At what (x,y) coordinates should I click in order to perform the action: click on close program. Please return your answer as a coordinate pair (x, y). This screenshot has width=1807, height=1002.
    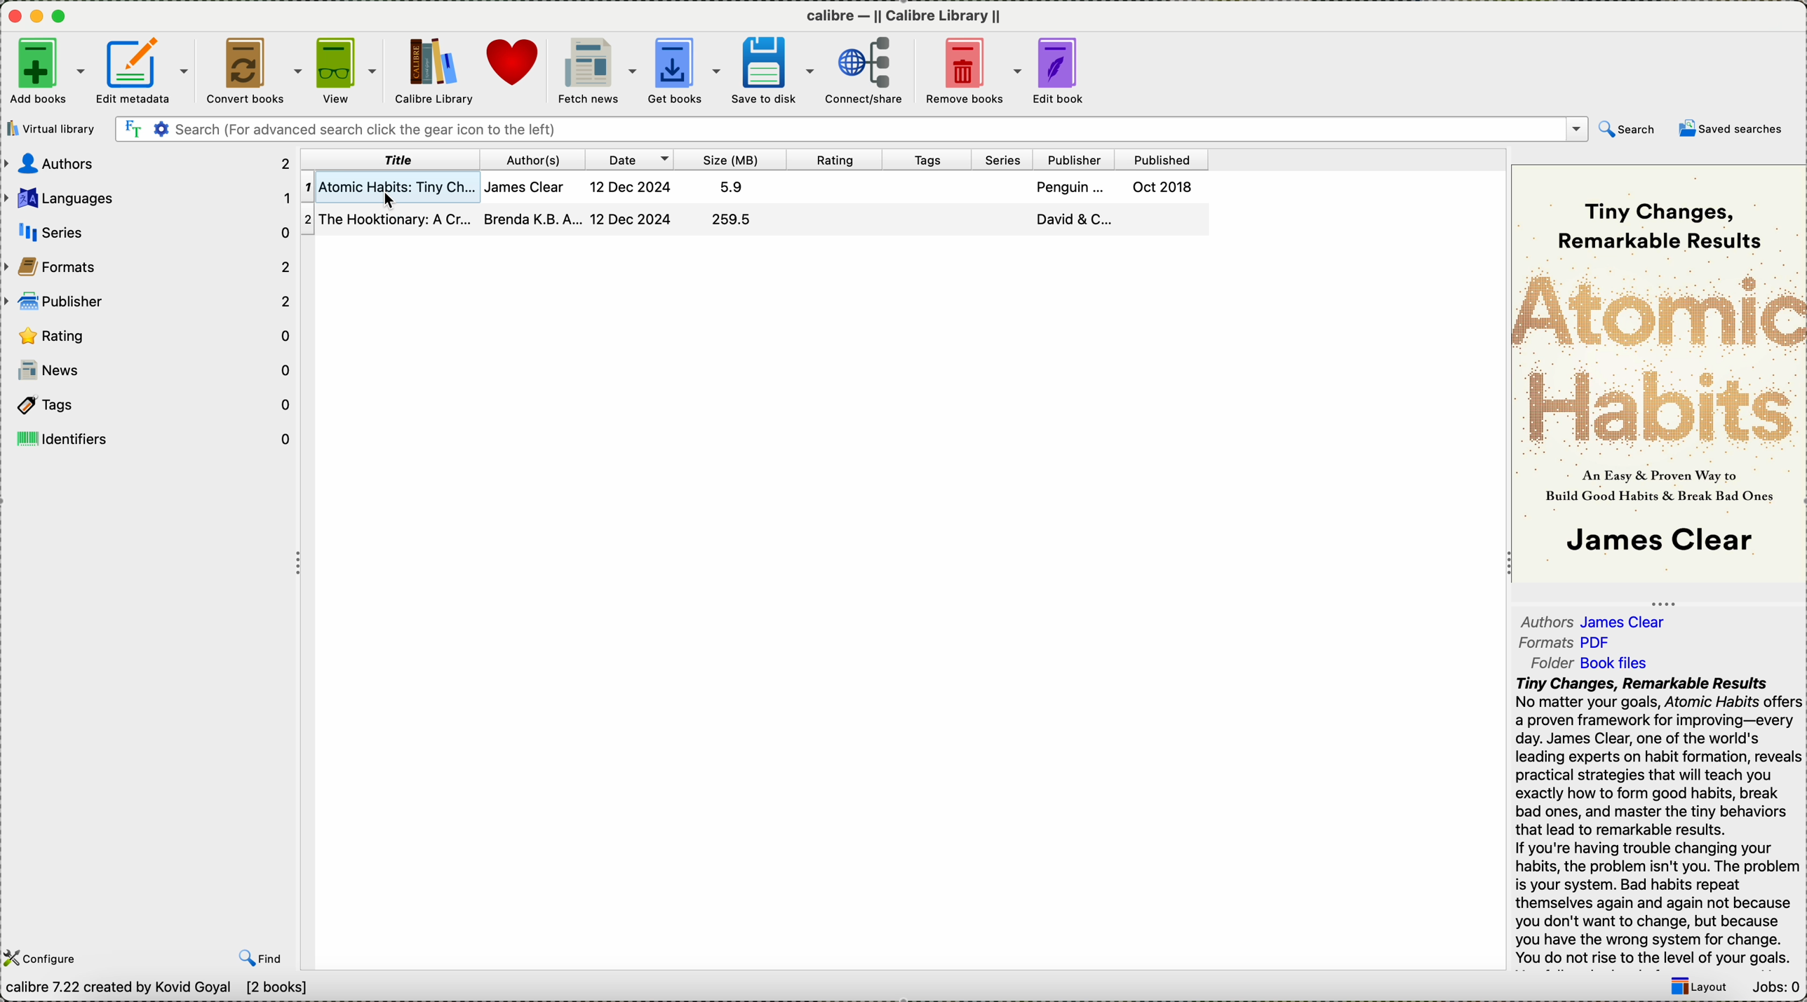
    Looking at the image, I should click on (11, 15).